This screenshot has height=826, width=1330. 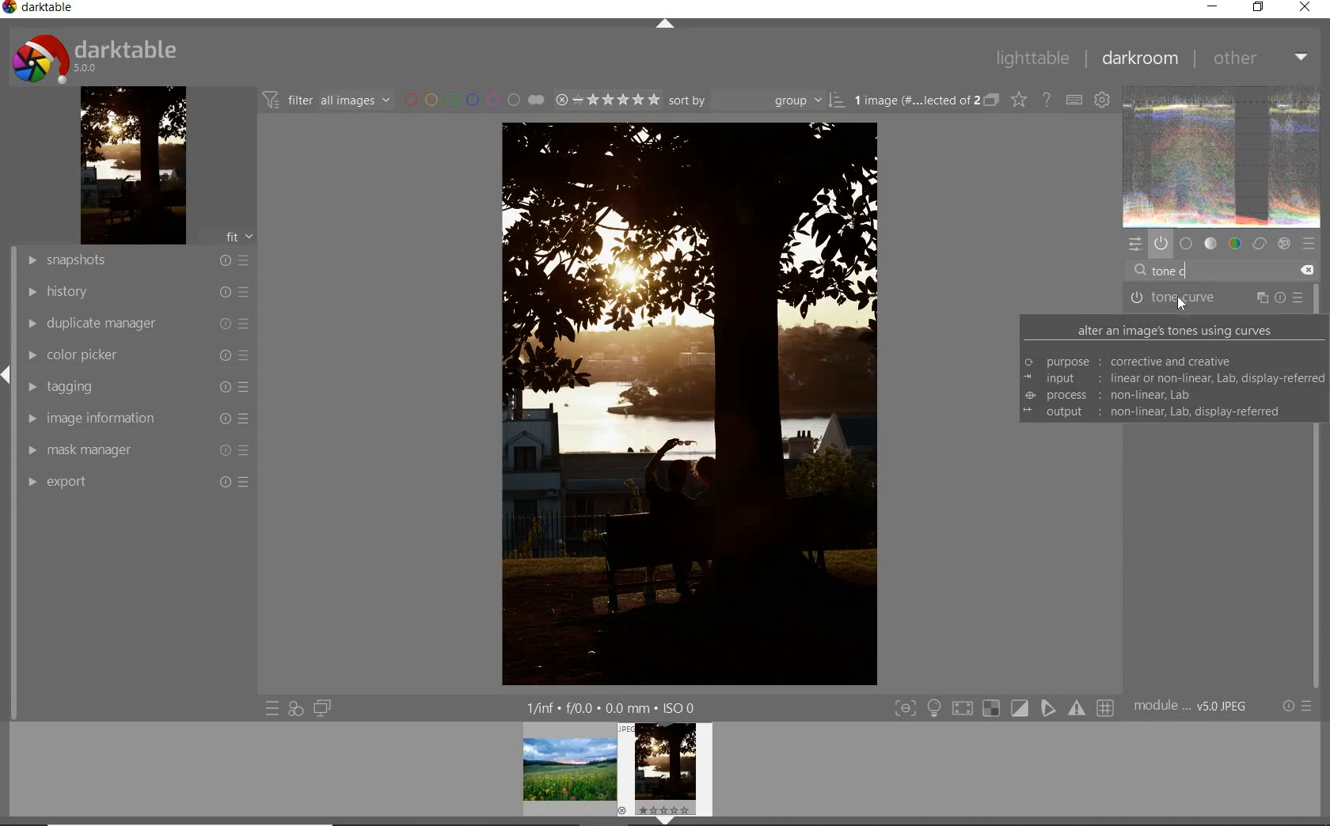 I want to click on color picker, so click(x=133, y=354).